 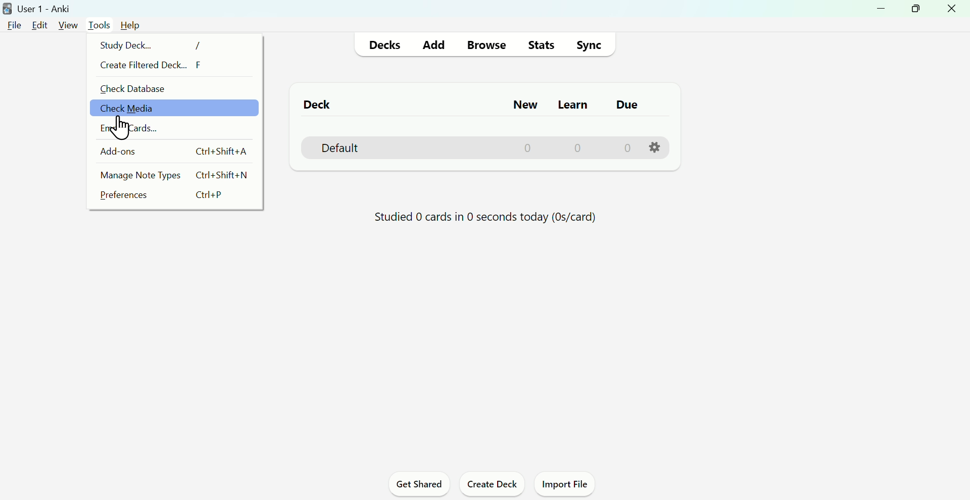 What do you see at coordinates (628, 106) in the screenshot?
I see `Do` at bounding box center [628, 106].